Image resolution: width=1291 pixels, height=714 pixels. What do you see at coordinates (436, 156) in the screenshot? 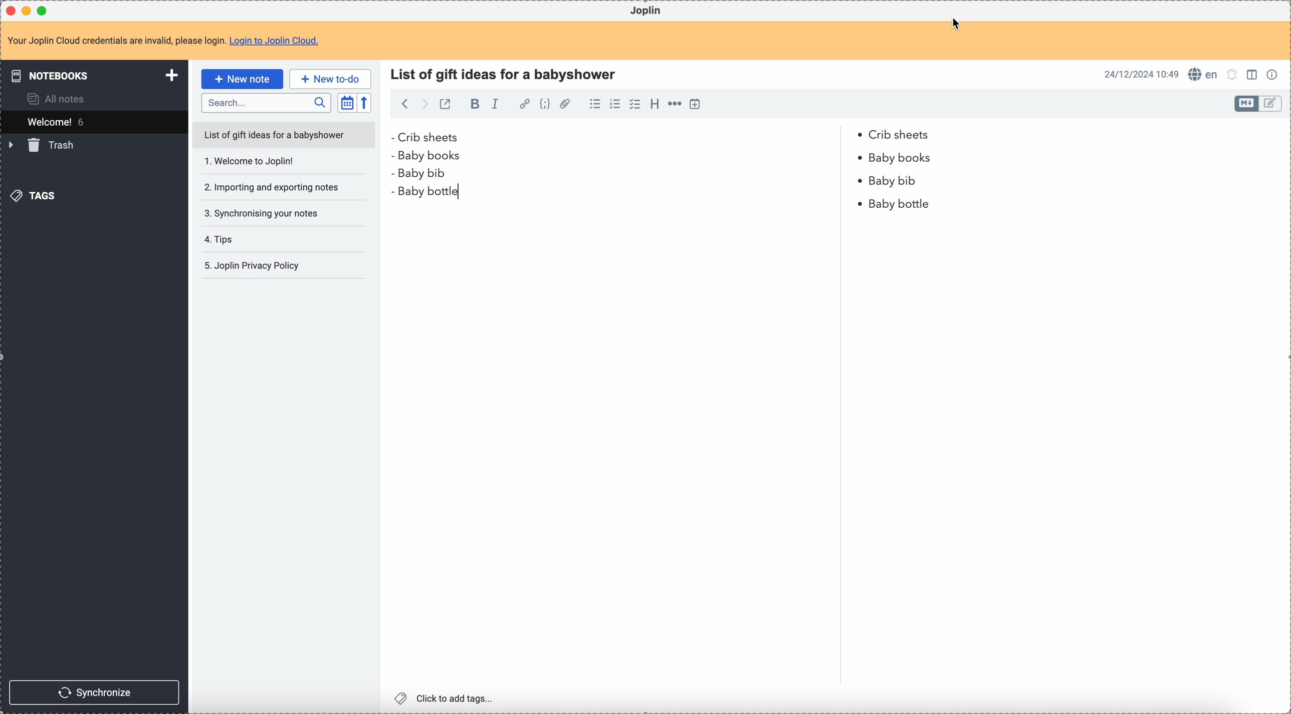
I see `baby books` at bounding box center [436, 156].